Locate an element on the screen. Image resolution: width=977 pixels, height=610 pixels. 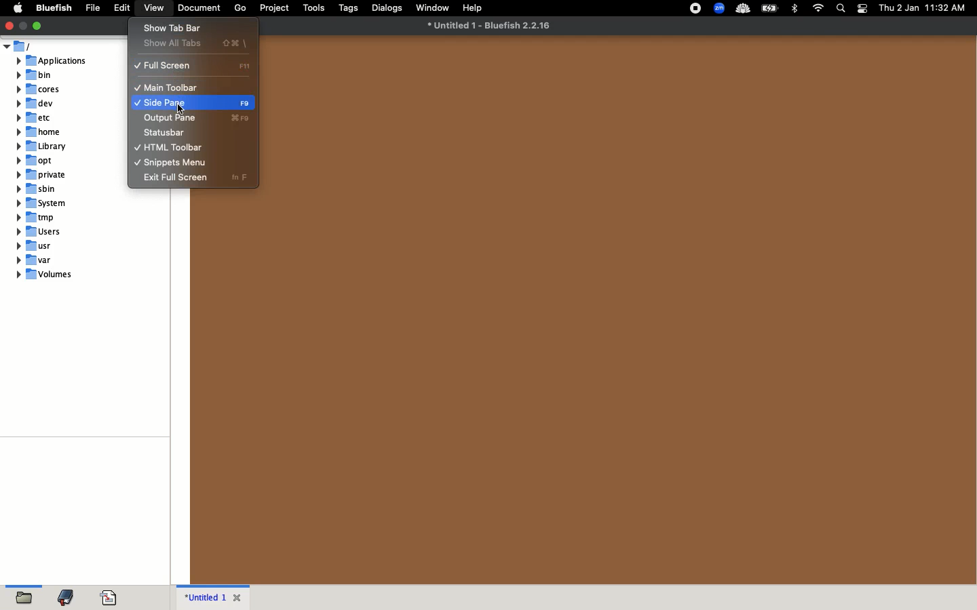
system is located at coordinates (42, 202).